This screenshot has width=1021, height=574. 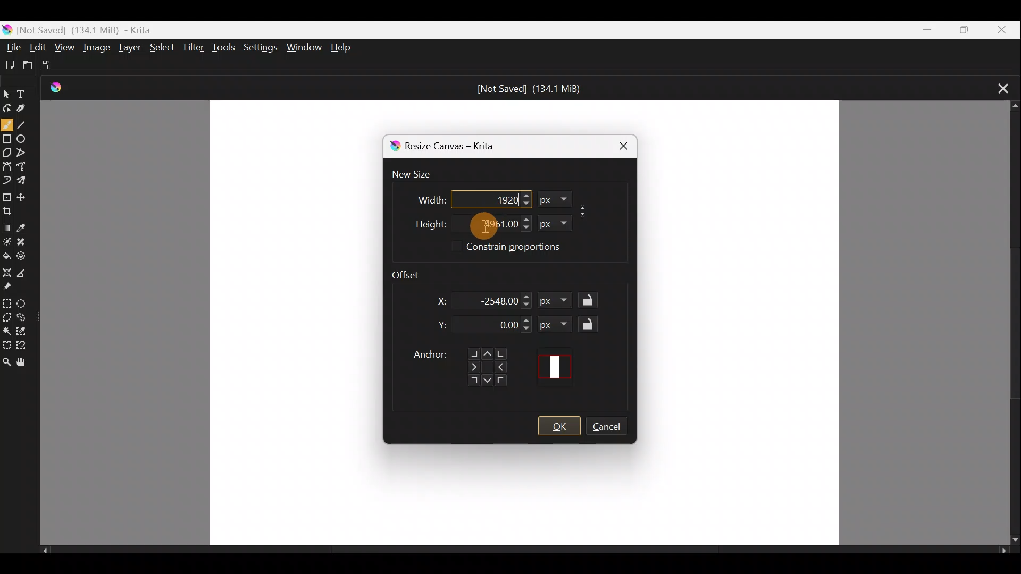 What do you see at coordinates (27, 182) in the screenshot?
I see `Multibrush tool` at bounding box center [27, 182].